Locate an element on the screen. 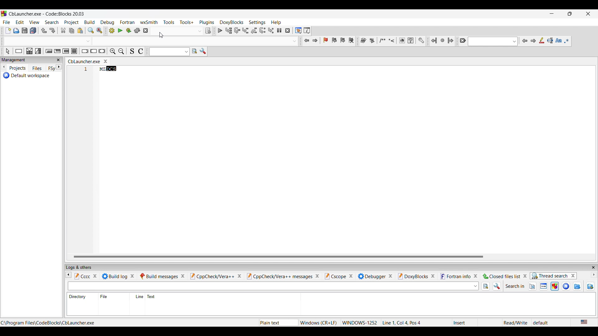 This screenshot has width=598, height=336. Next instruction is located at coordinates (263, 30).